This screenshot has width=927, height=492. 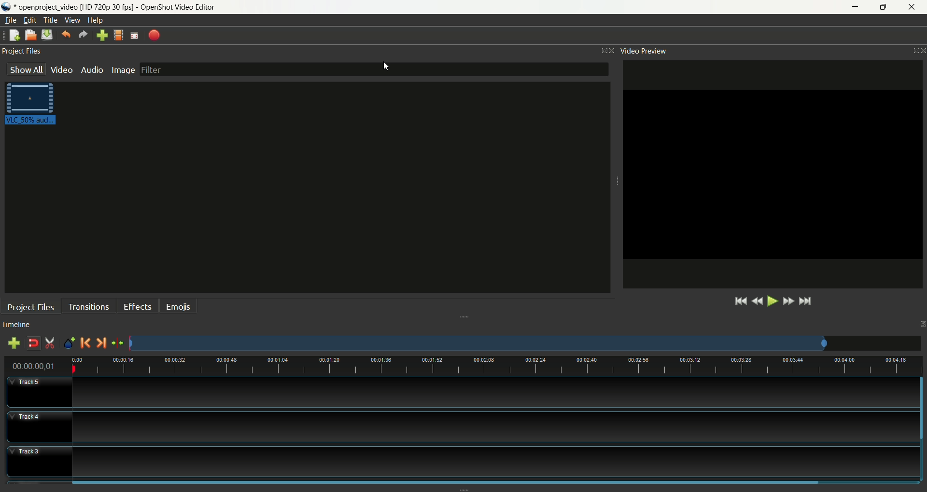 What do you see at coordinates (87, 305) in the screenshot?
I see `transitions` at bounding box center [87, 305].